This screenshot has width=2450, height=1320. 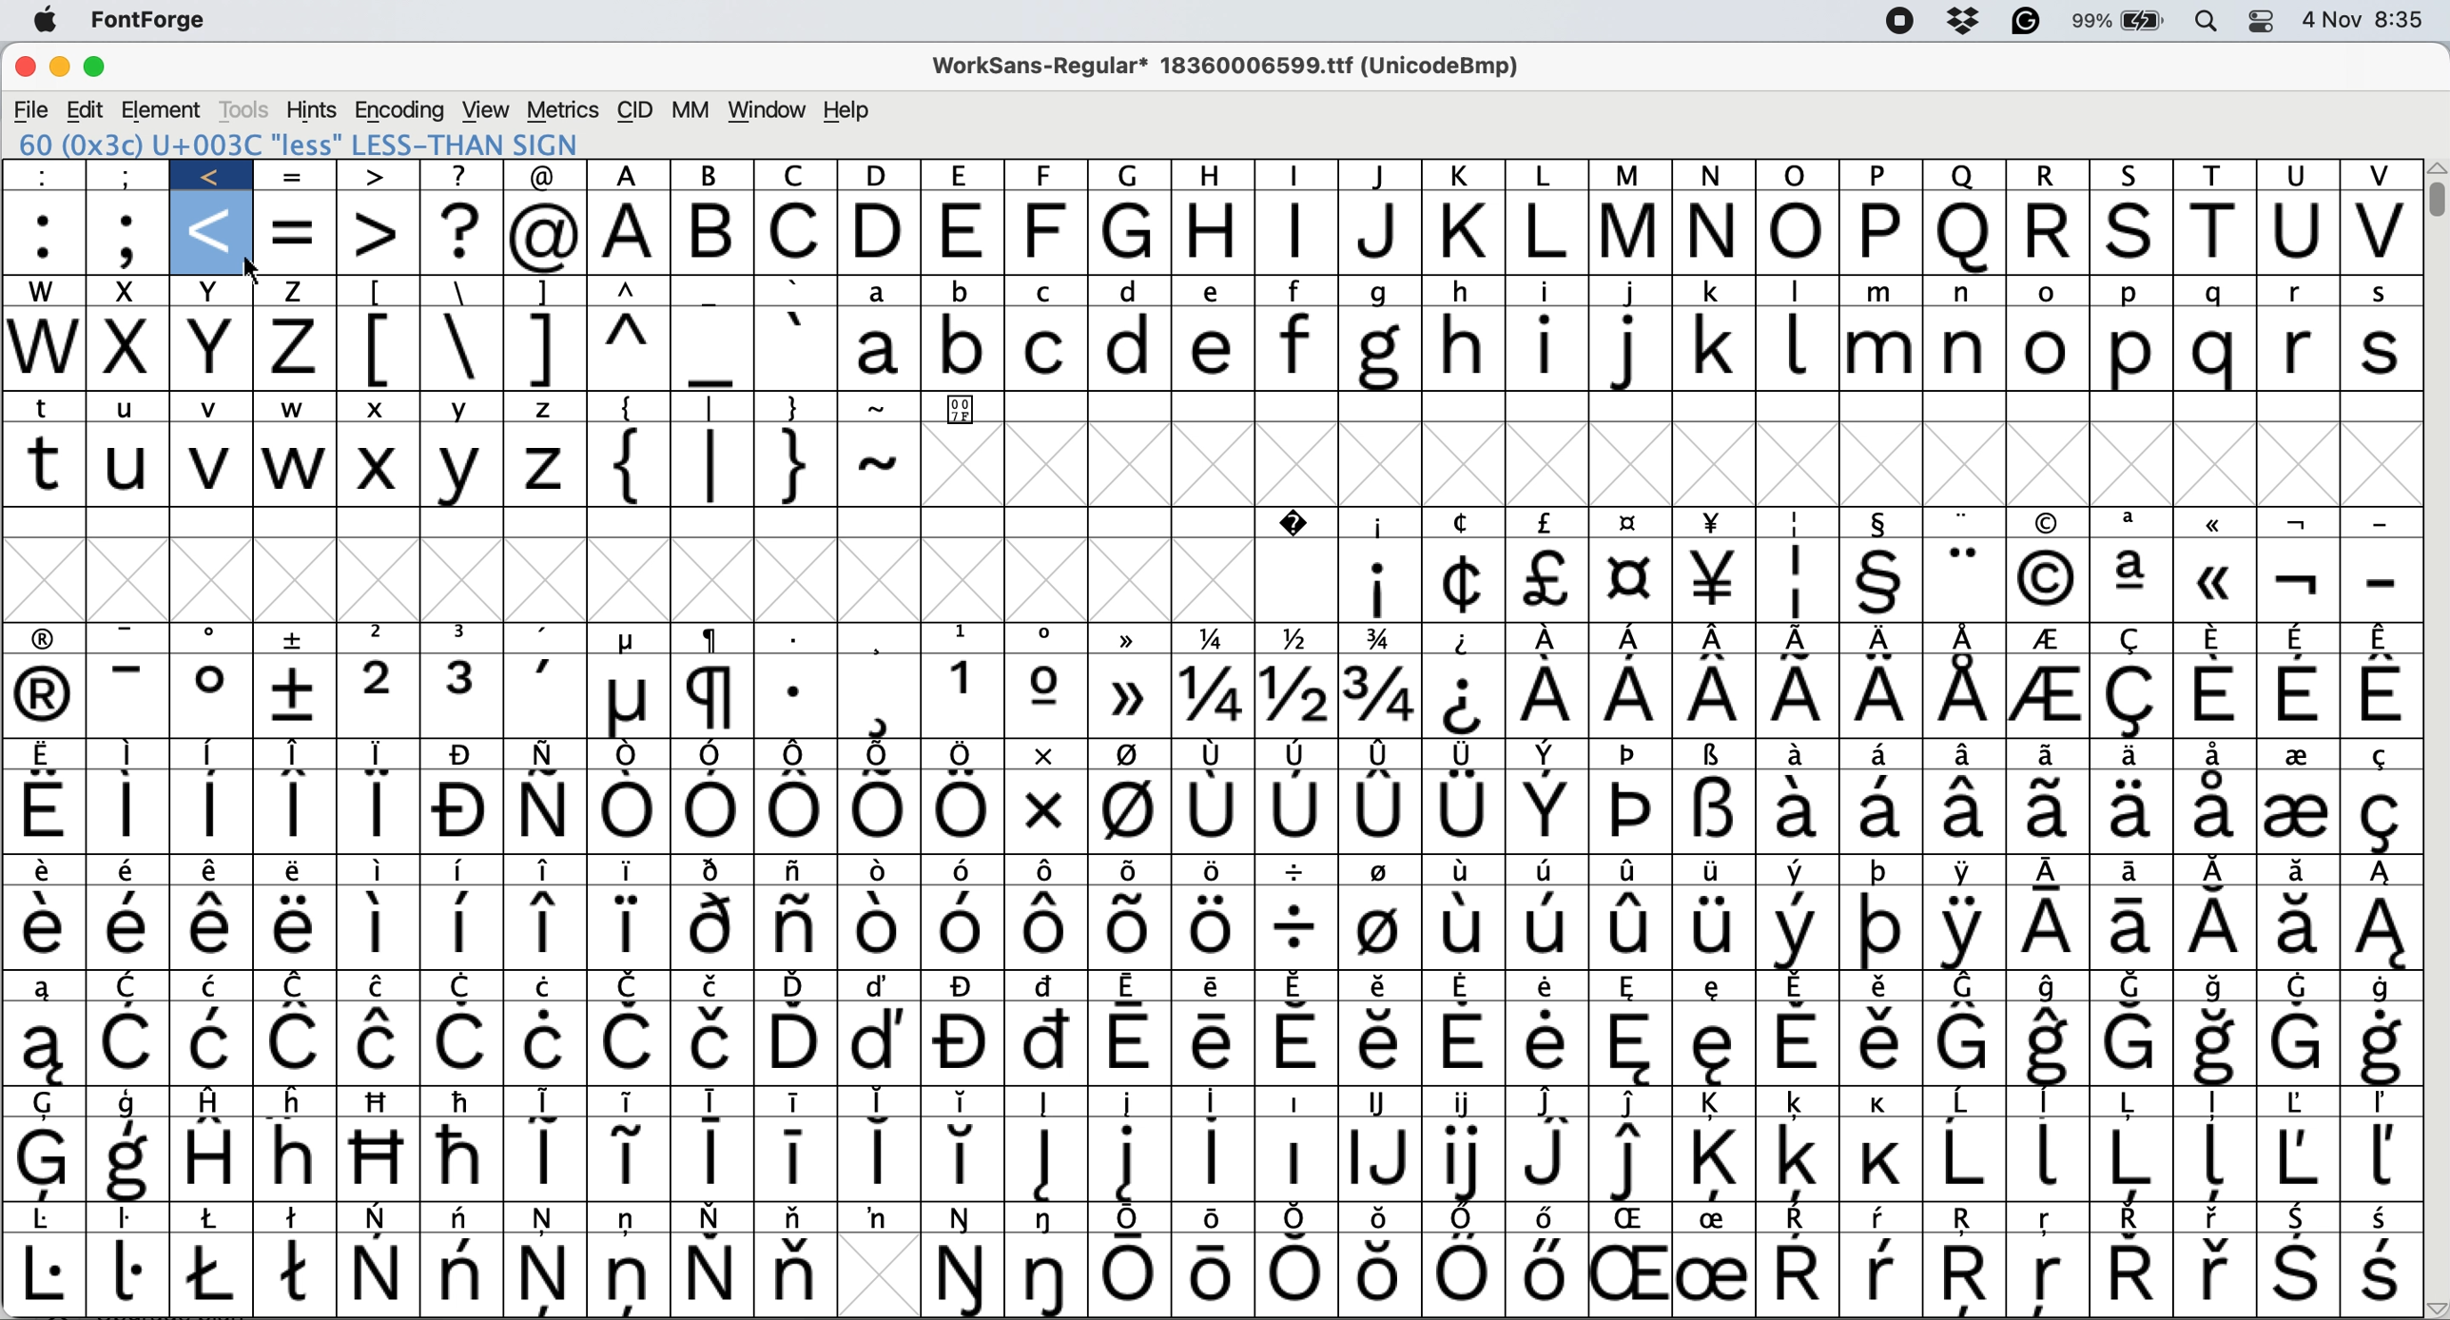 I want to click on Symbol, so click(x=1296, y=1276).